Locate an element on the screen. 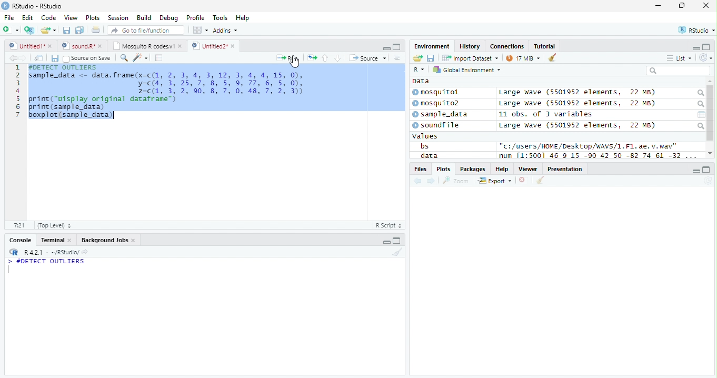 This screenshot has height=378, width=717. Compile report is located at coordinates (159, 58).